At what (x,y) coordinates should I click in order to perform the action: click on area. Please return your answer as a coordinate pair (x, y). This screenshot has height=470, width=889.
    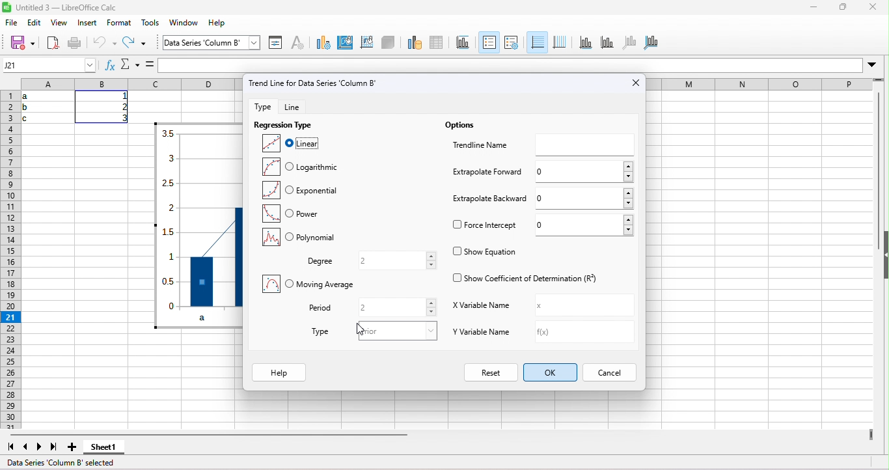
    Looking at the image, I should click on (346, 44).